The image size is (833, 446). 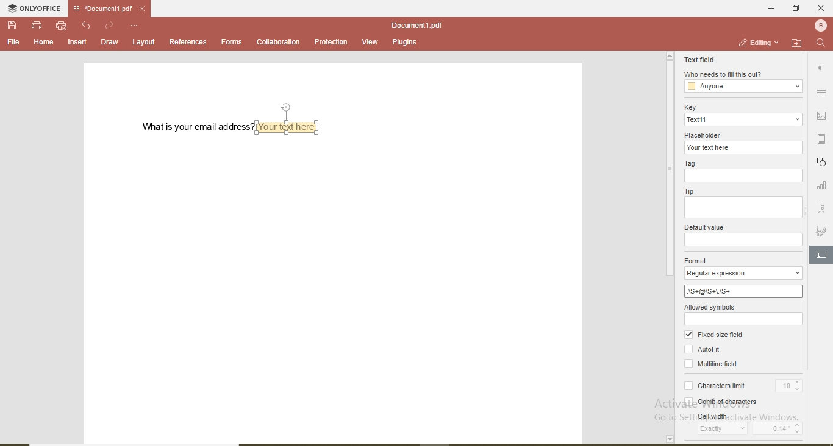 I want to click on find, so click(x=821, y=43).